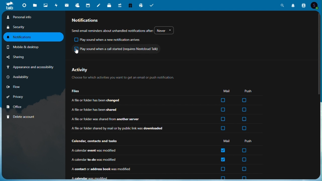 The image size is (322, 181). I want to click on Sharing, so click(21, 57).